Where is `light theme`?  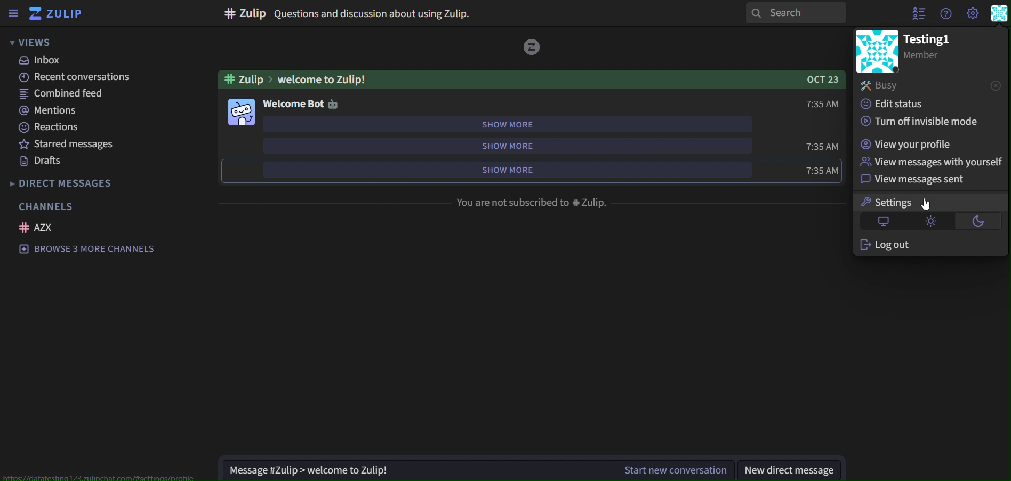 light theme is located at coordinates (929, 221).